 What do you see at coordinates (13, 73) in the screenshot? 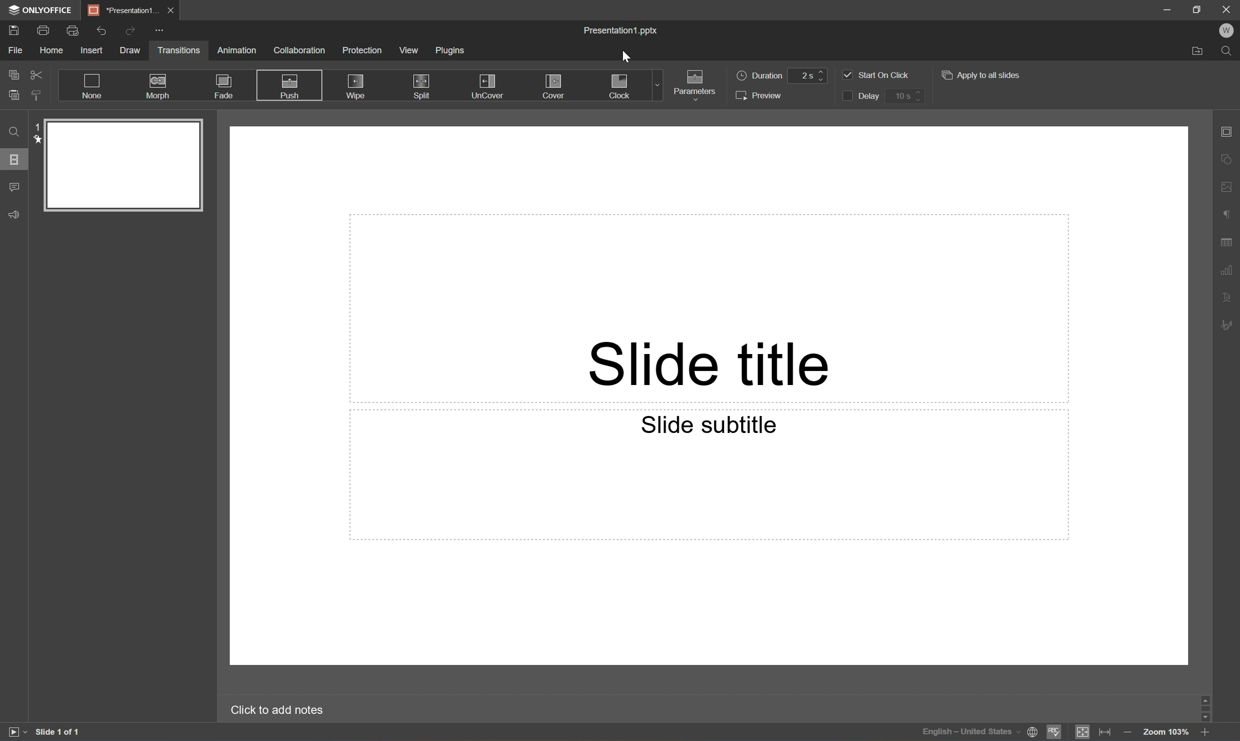
I see `Copy` at bounding box center [13, 73].